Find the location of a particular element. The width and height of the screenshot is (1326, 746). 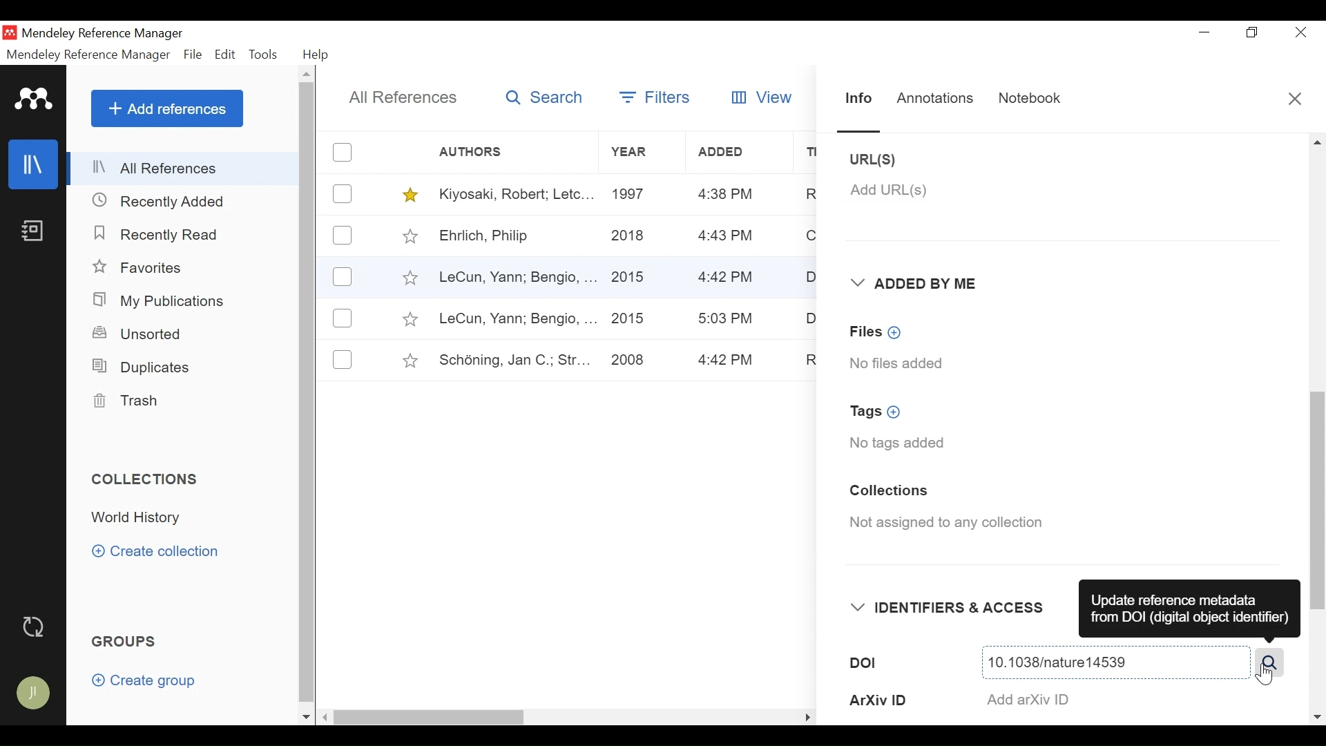

Close is located at coordinates (1296, 102).